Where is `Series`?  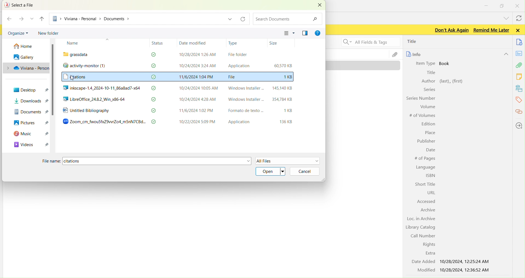 Series is located at coordinates (429, 90).